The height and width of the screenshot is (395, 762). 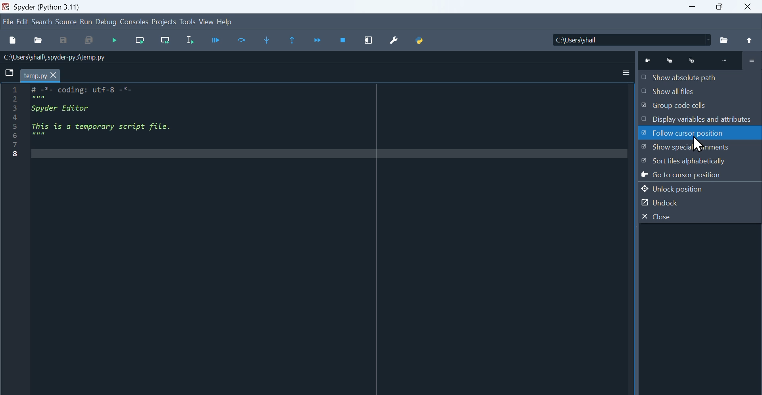 I want to click on view, so click(x=207, y=21).